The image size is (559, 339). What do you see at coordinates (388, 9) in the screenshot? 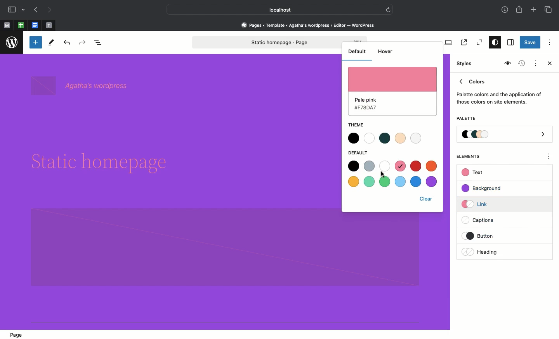
I see `refresh` at bounding box center [388, 9].